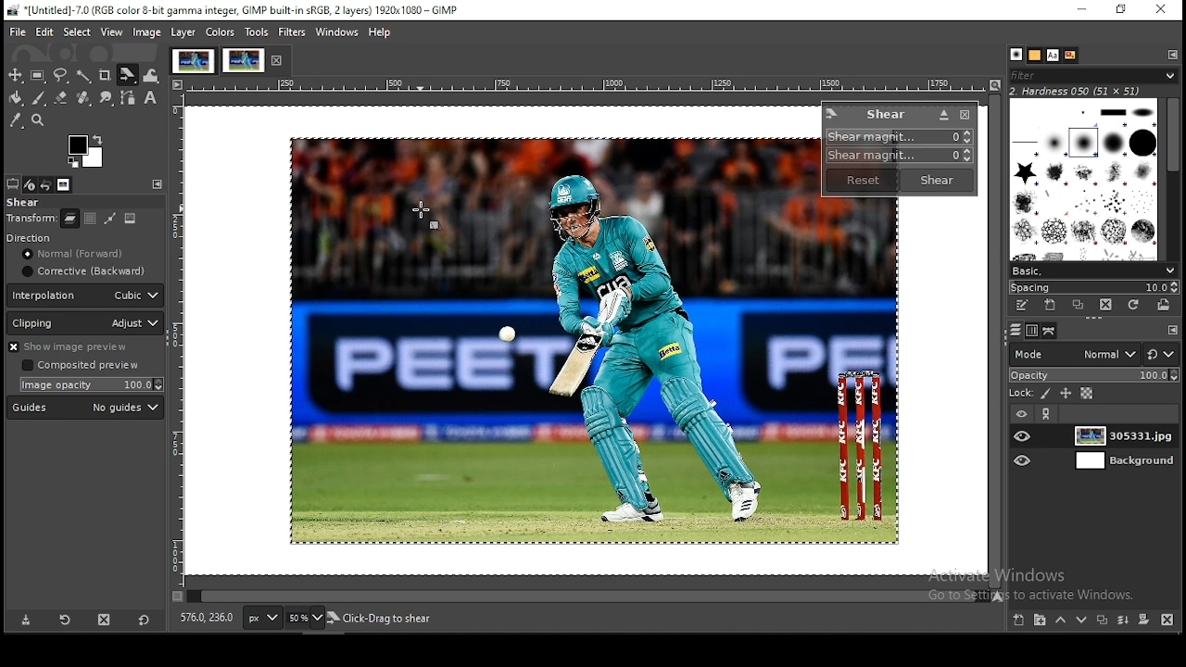  What do you see at coordinates (1163, 307) in the screenshot?
I see `open brush as image` at bounding box center [1163, 307].